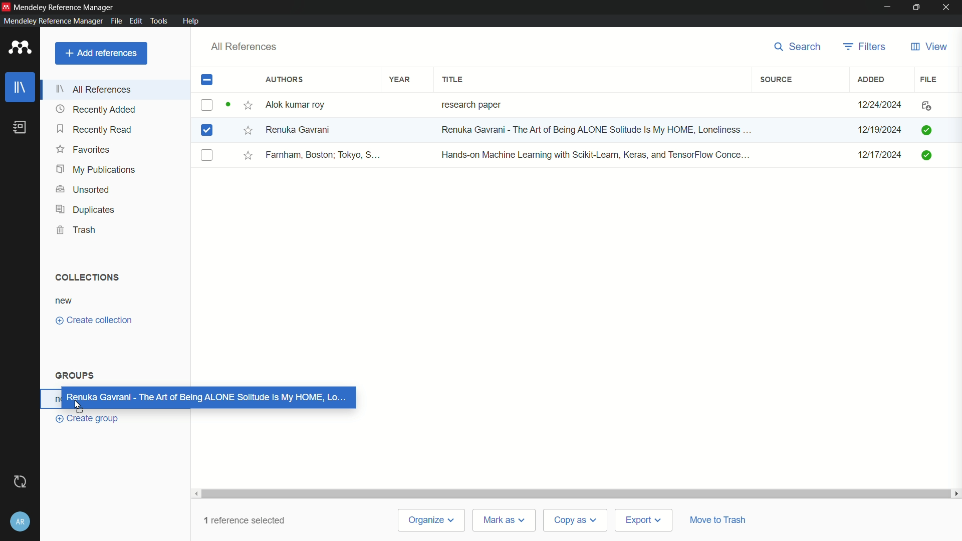 This screenshot has width=962, height=541. What do you see at coordinates (454, 80) in the screenshot?
I see `title` at bounding box center [454, 80].